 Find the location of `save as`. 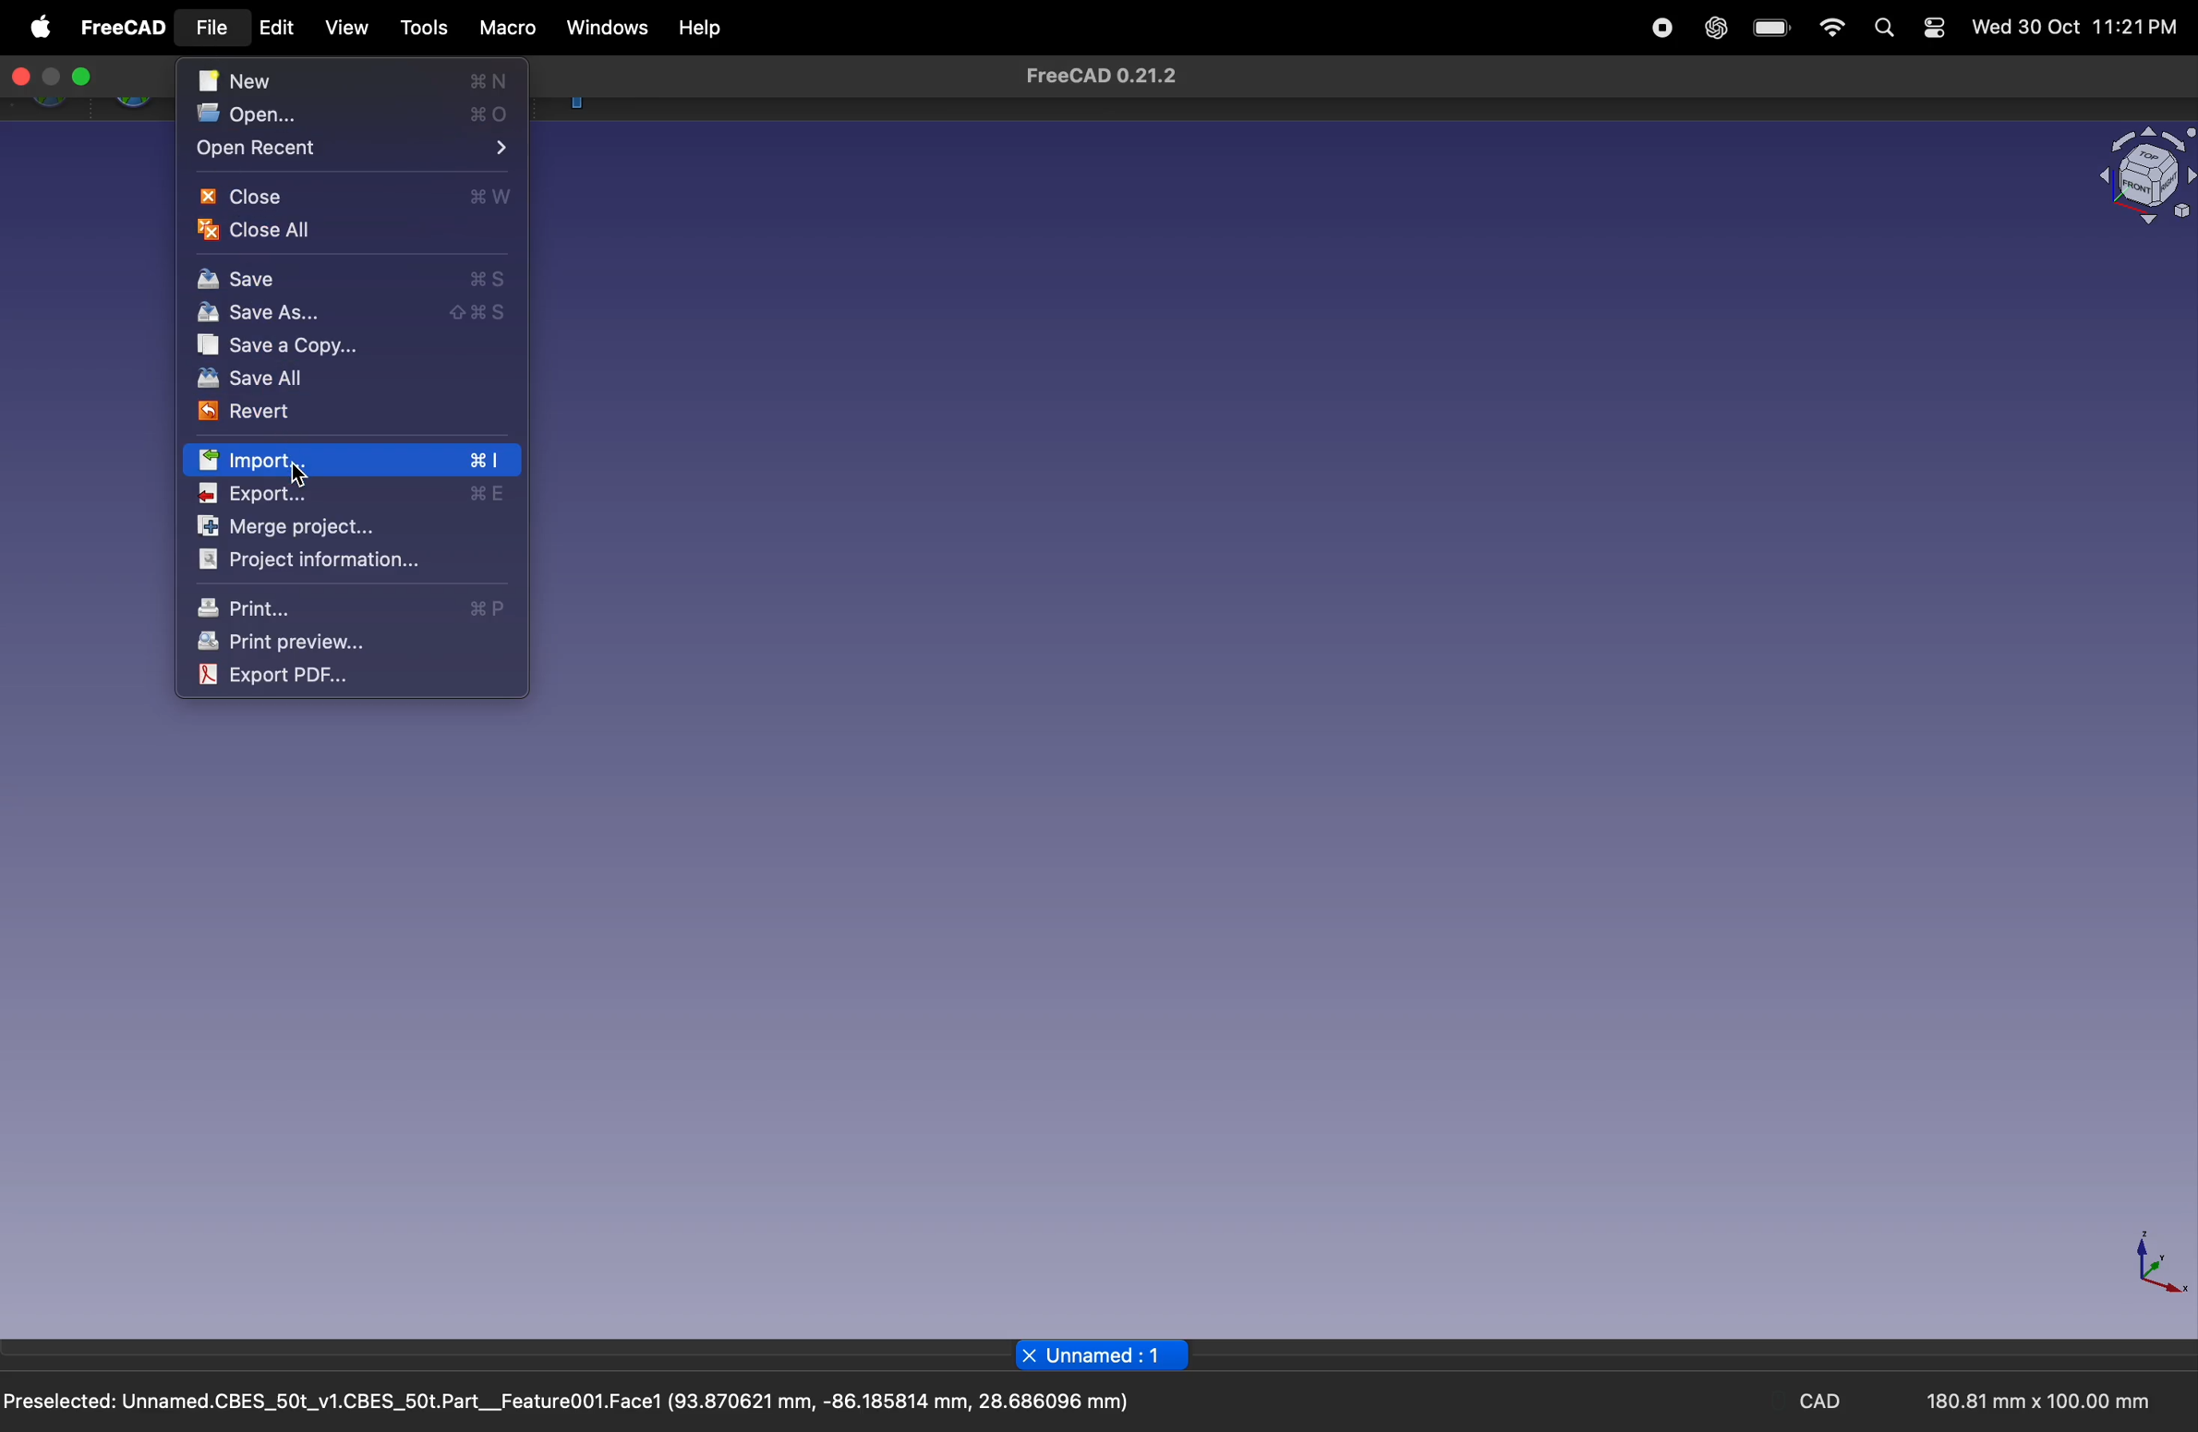

save as is located at coordinates (345, 312).